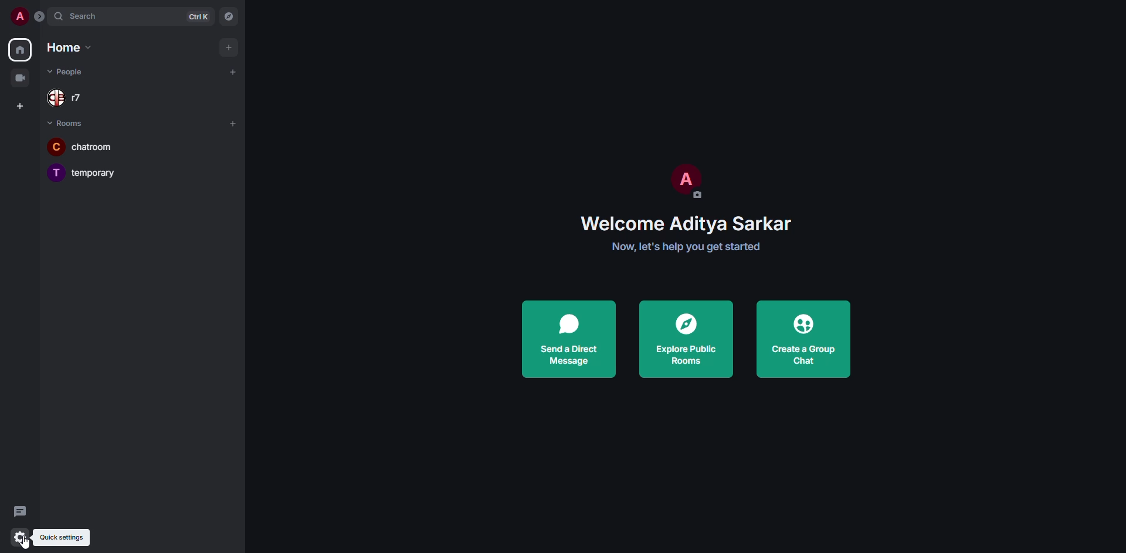  Describe the element at coordinates (568, 336) in the screenshot. I see `send a direct message` at that location.